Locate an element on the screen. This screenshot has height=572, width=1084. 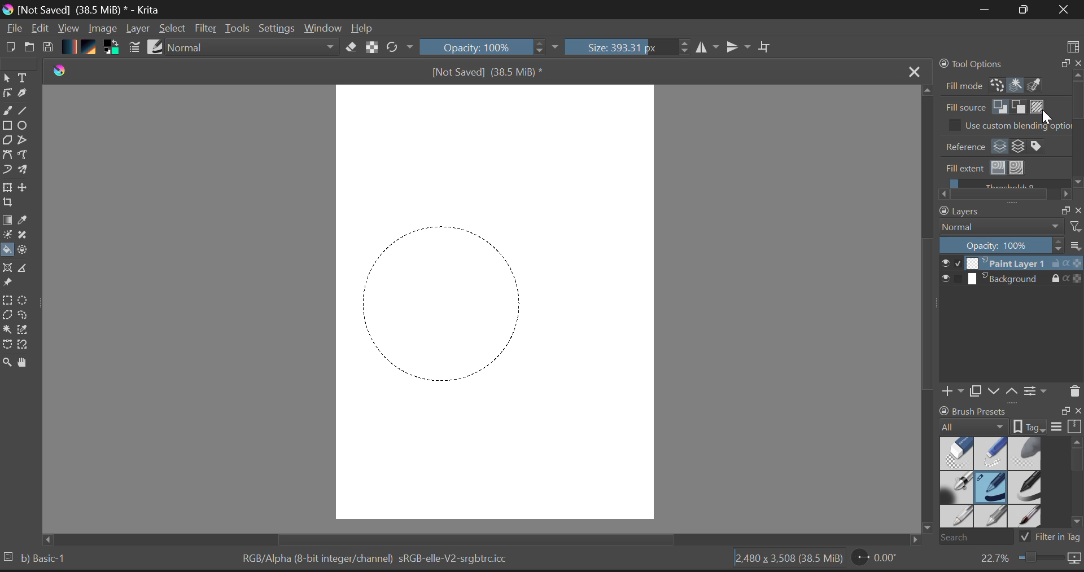
Dynamic Brush Tool is located at coordinates (7, 170).